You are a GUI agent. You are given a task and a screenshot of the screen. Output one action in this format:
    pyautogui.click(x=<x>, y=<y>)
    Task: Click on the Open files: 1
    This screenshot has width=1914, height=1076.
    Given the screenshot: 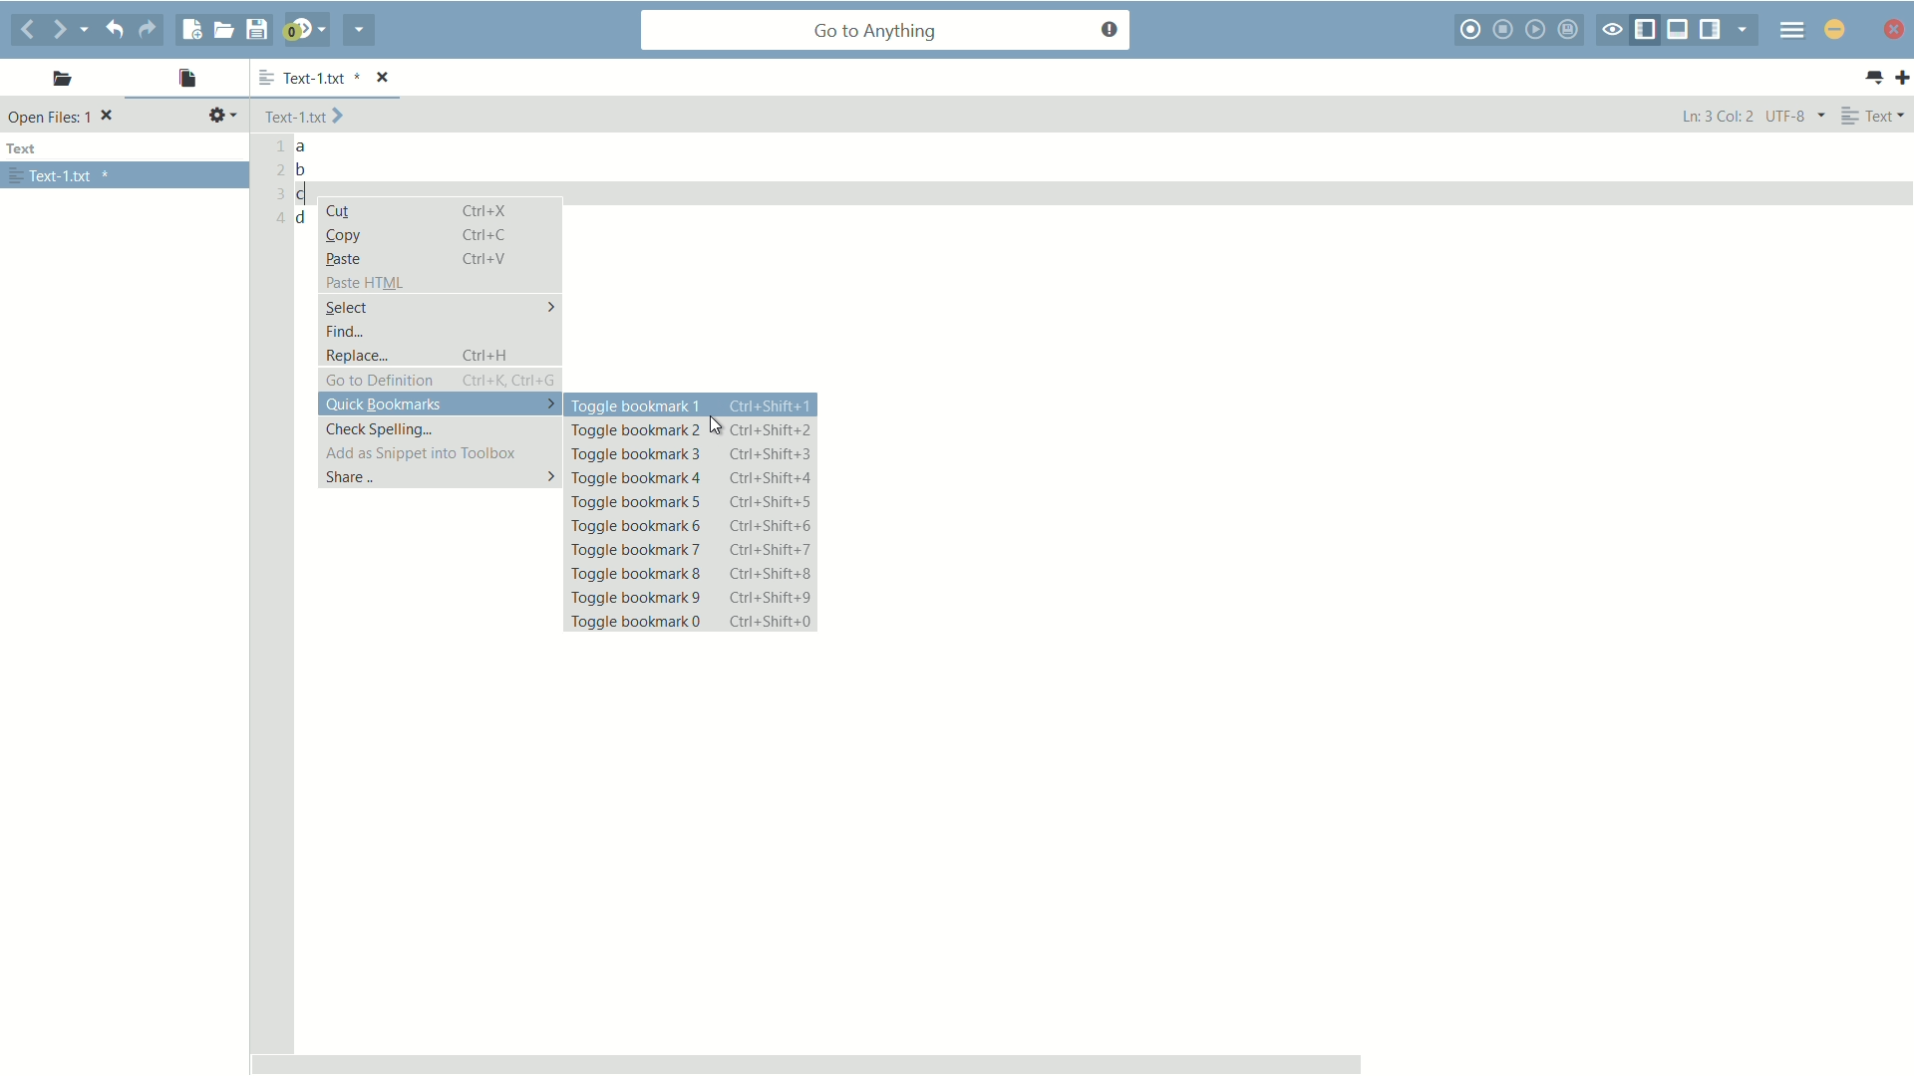 What is the action you would take?
    pyautogui.click(x=64, y=118)
    